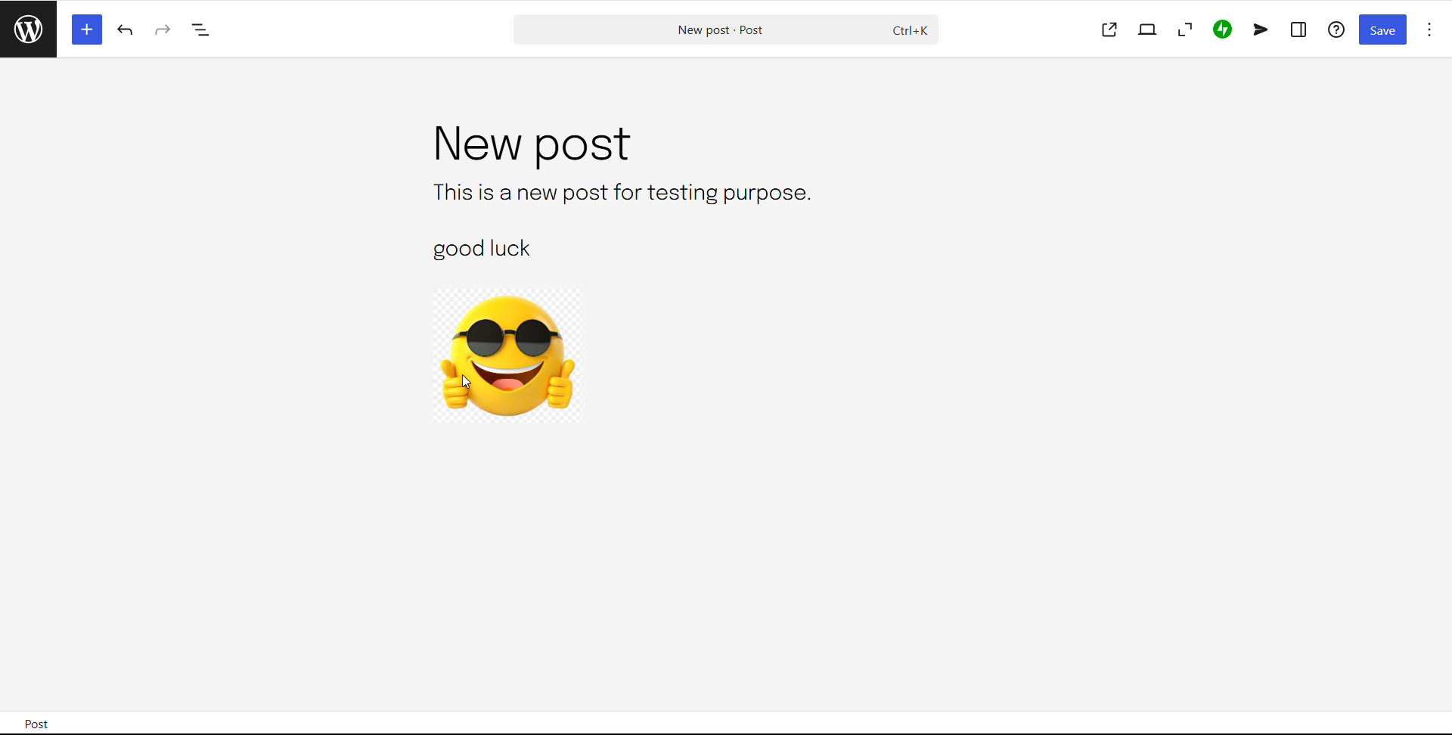  Describe the element at coordinates (504, 356) in the screenshot. I see `image block` at that location.